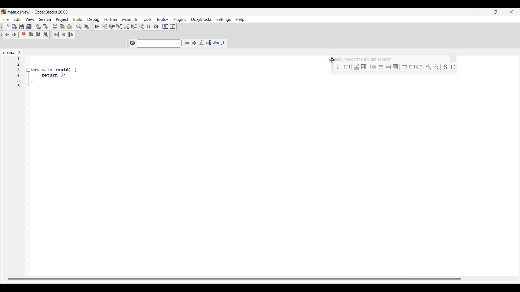 This screenshot has width=520, height=292. Describe the element at coordinates (357, 67) in the screenshot. I see `` at that location.